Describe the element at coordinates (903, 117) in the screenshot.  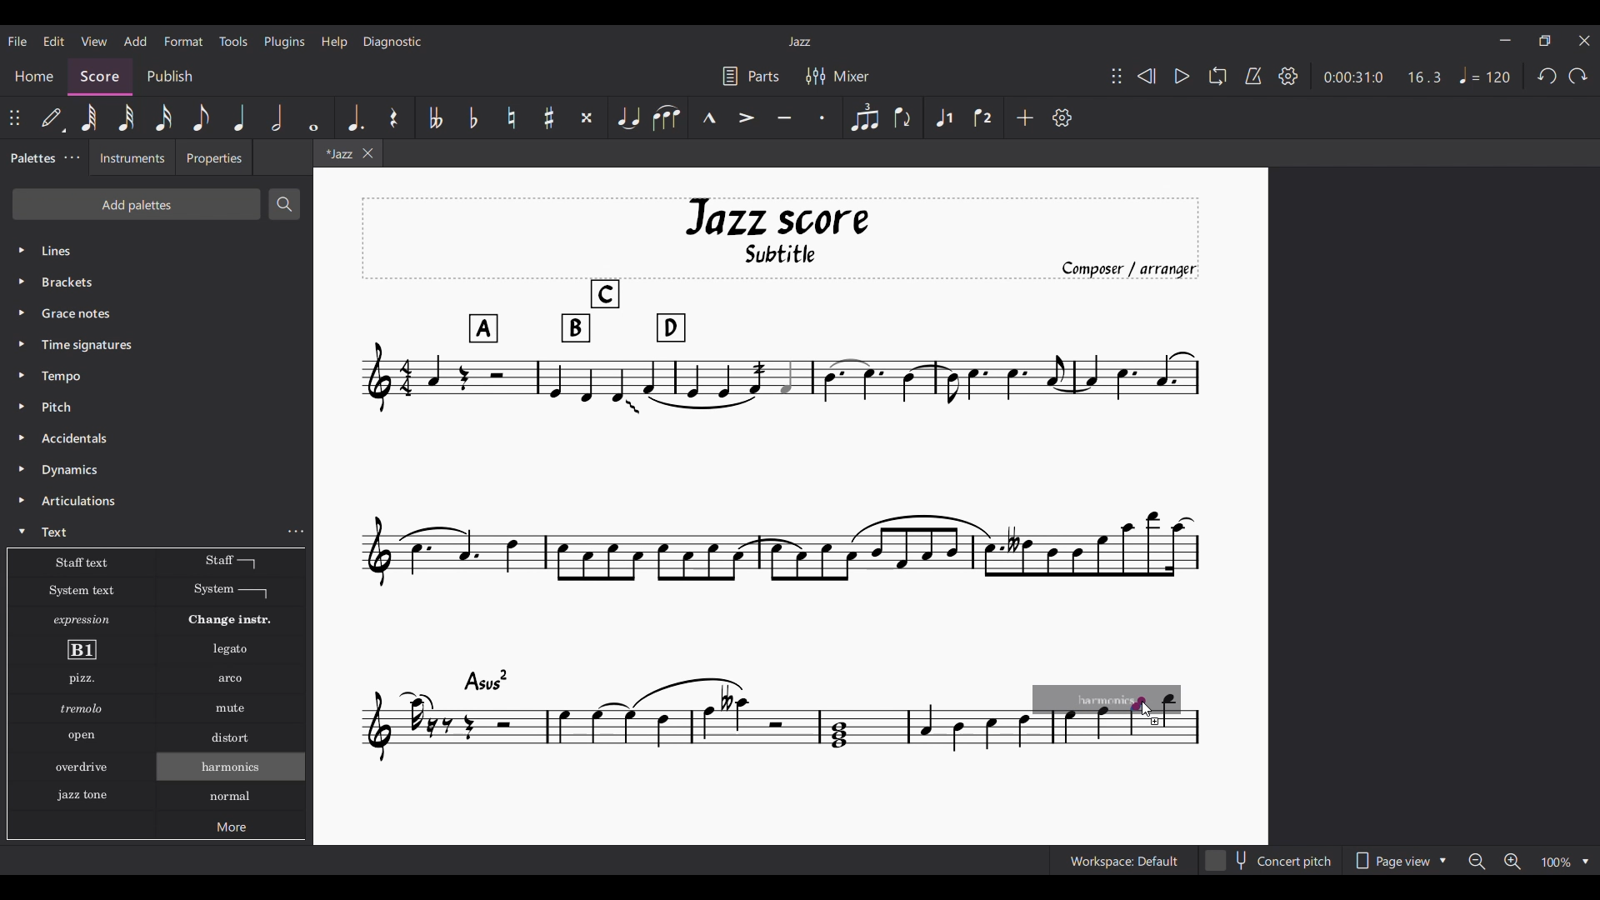
I see `Flip direction` at that location.